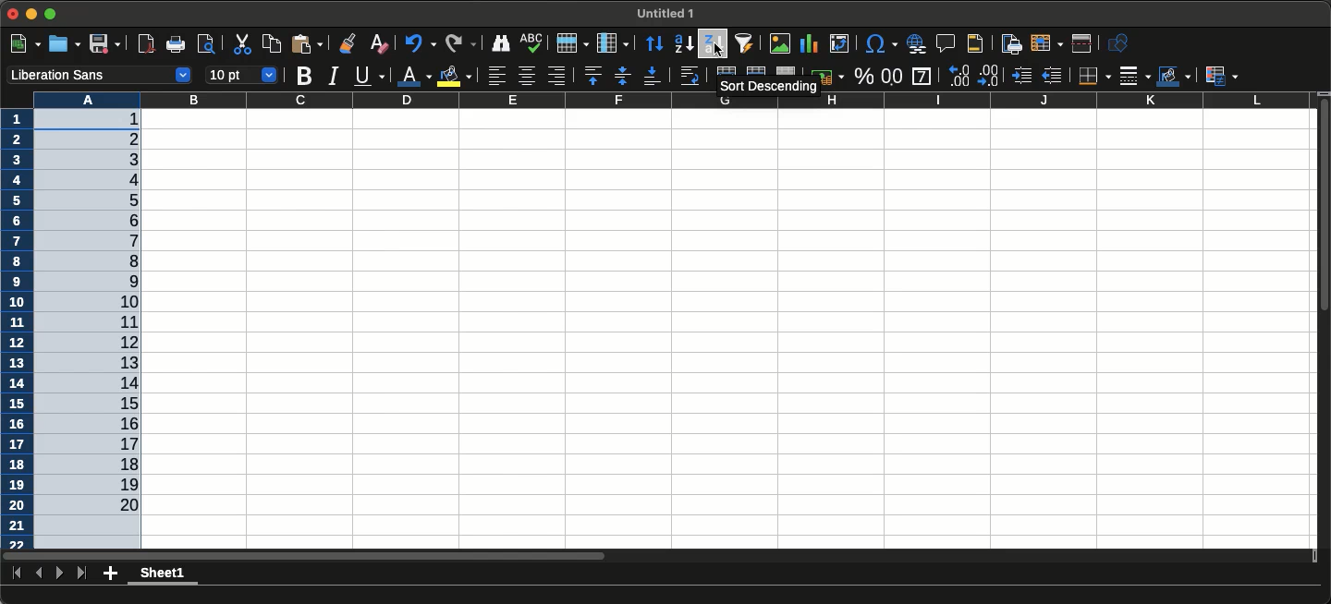 The width and height of the screenshot is (1331, 604). Describe the element at coordinates (459, 42) in the screenshot. I see `Redo` at that location.